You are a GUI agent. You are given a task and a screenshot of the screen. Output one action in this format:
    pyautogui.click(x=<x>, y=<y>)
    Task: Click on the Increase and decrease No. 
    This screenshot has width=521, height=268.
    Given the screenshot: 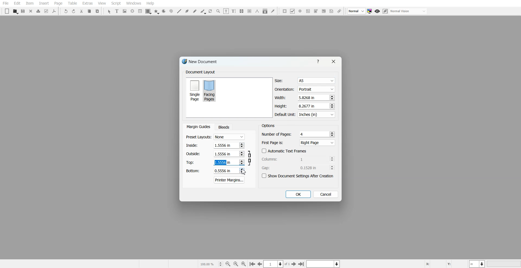 What is the action you would take?
    pyautogui.click(x=331, y=106)
    